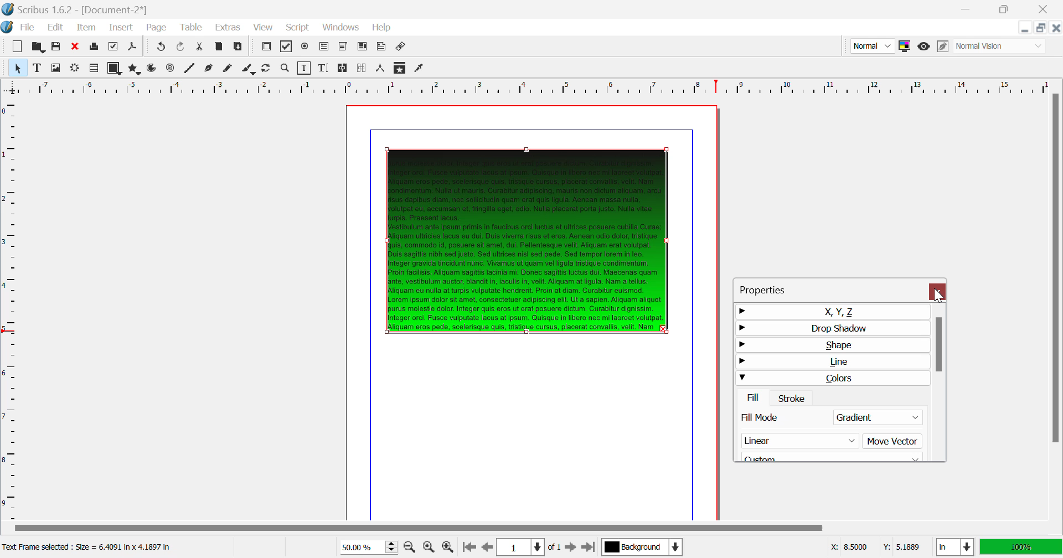 This screenshot has height=558, width=1063. I want to click on X, Y, Z, so click(831, 311).